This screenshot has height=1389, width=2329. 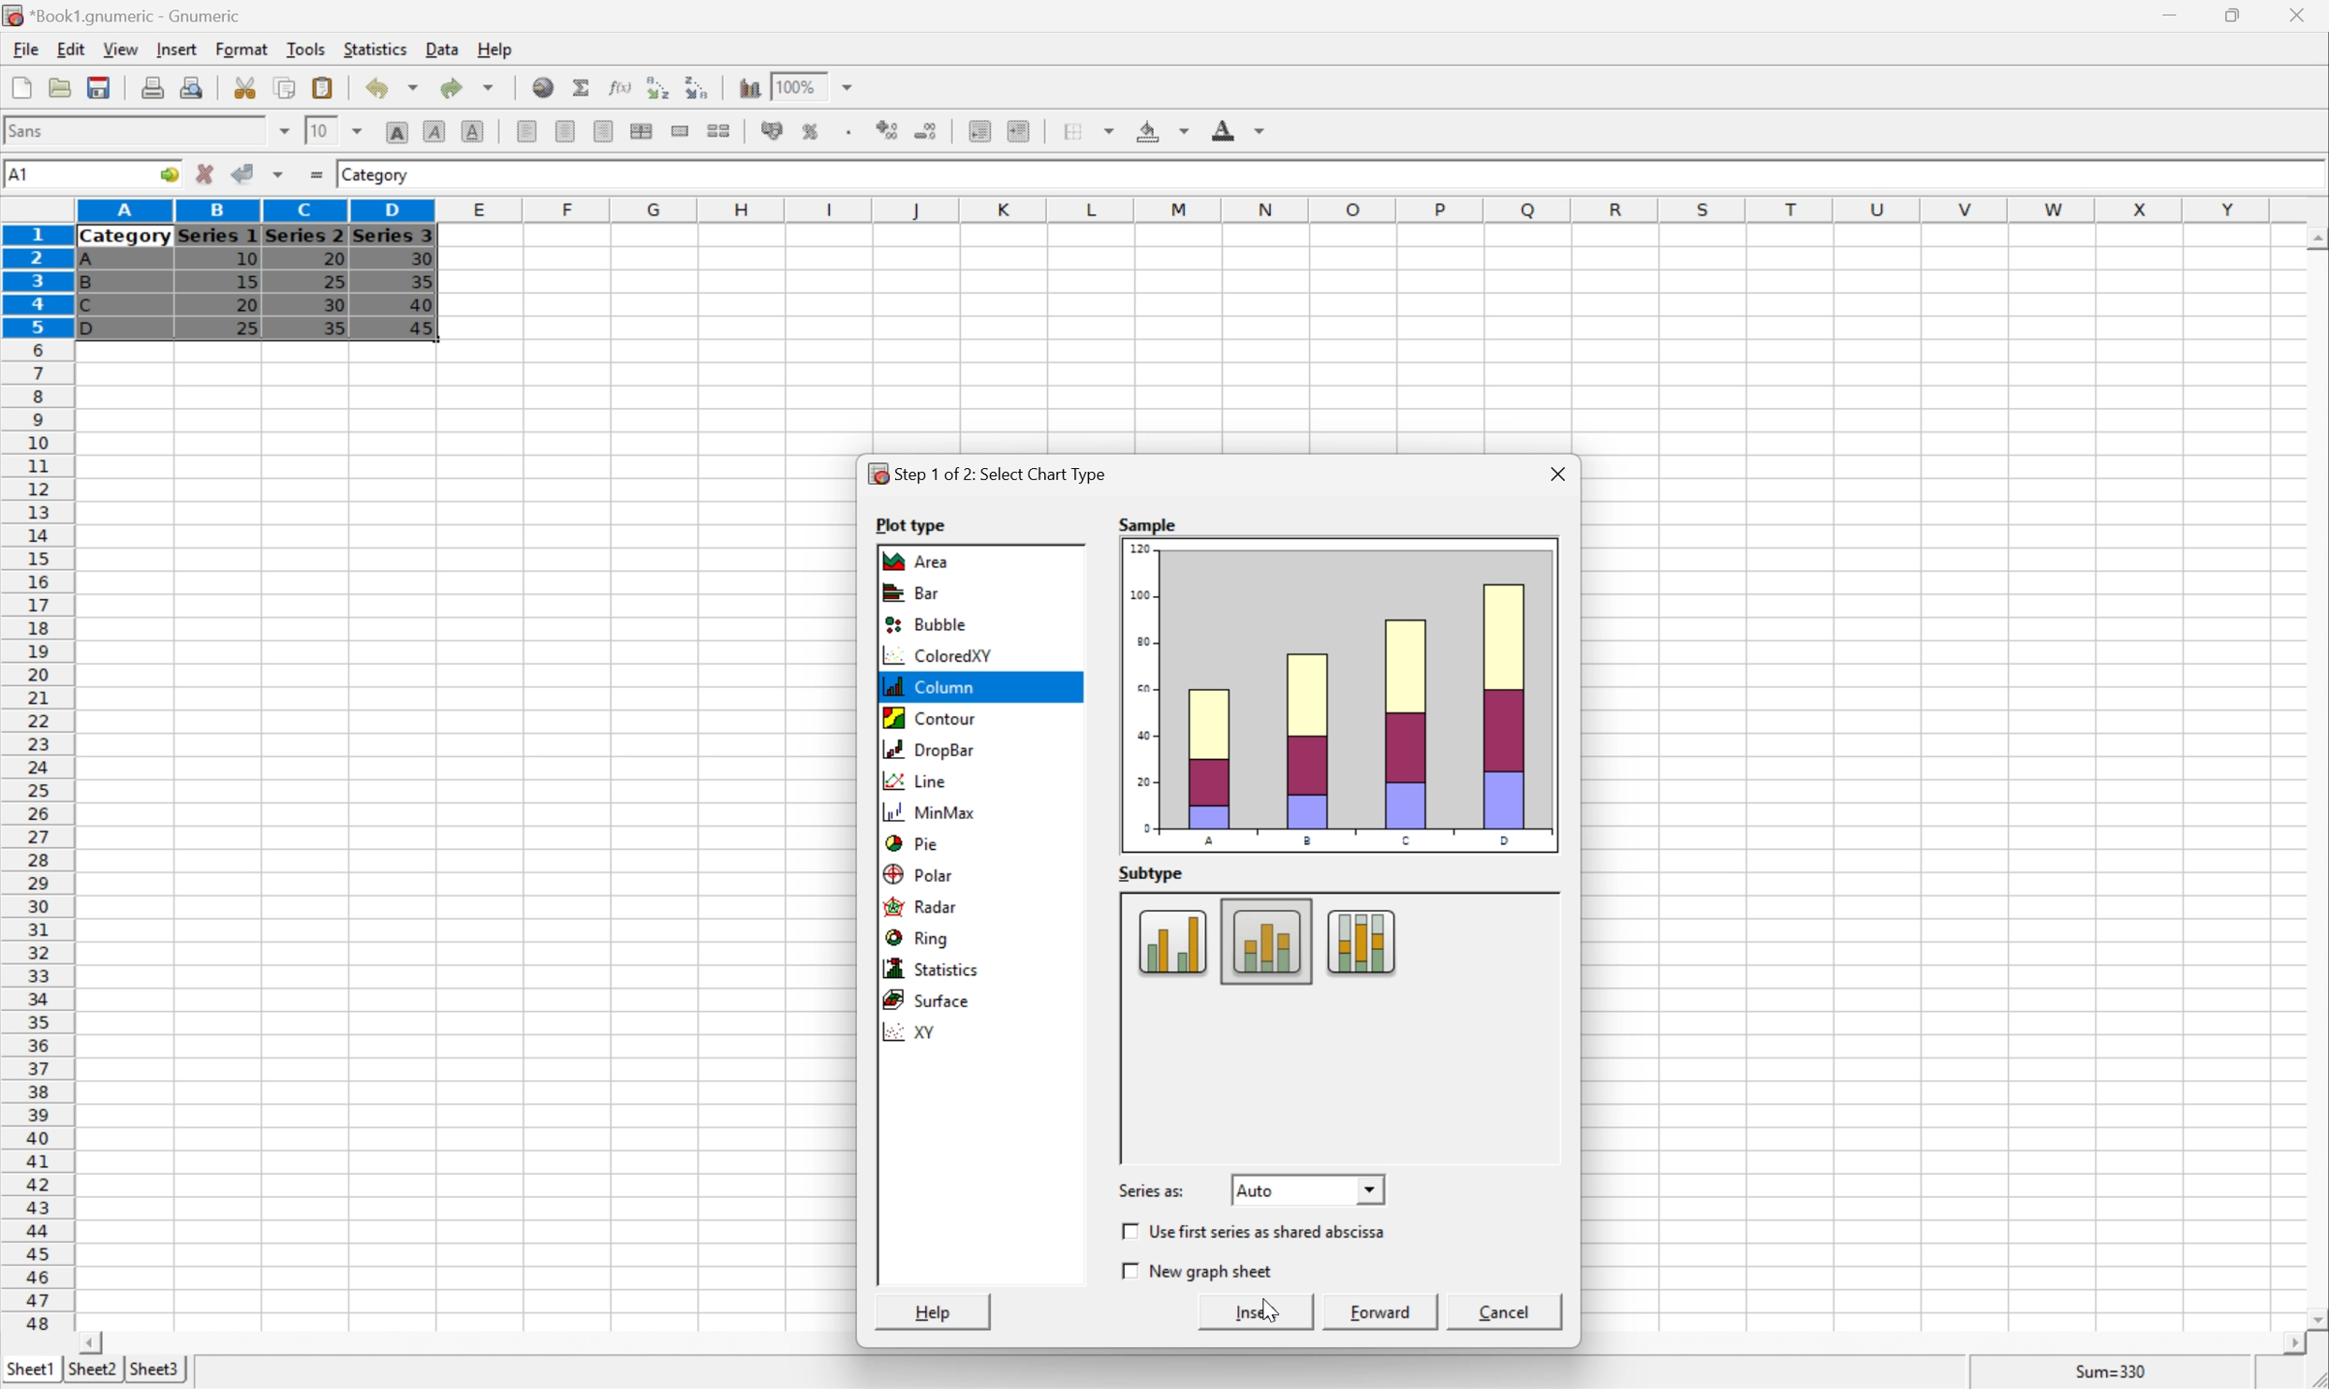 I want to click on Increase indent, and align the contents to the left, so click(x=1018, y=133).